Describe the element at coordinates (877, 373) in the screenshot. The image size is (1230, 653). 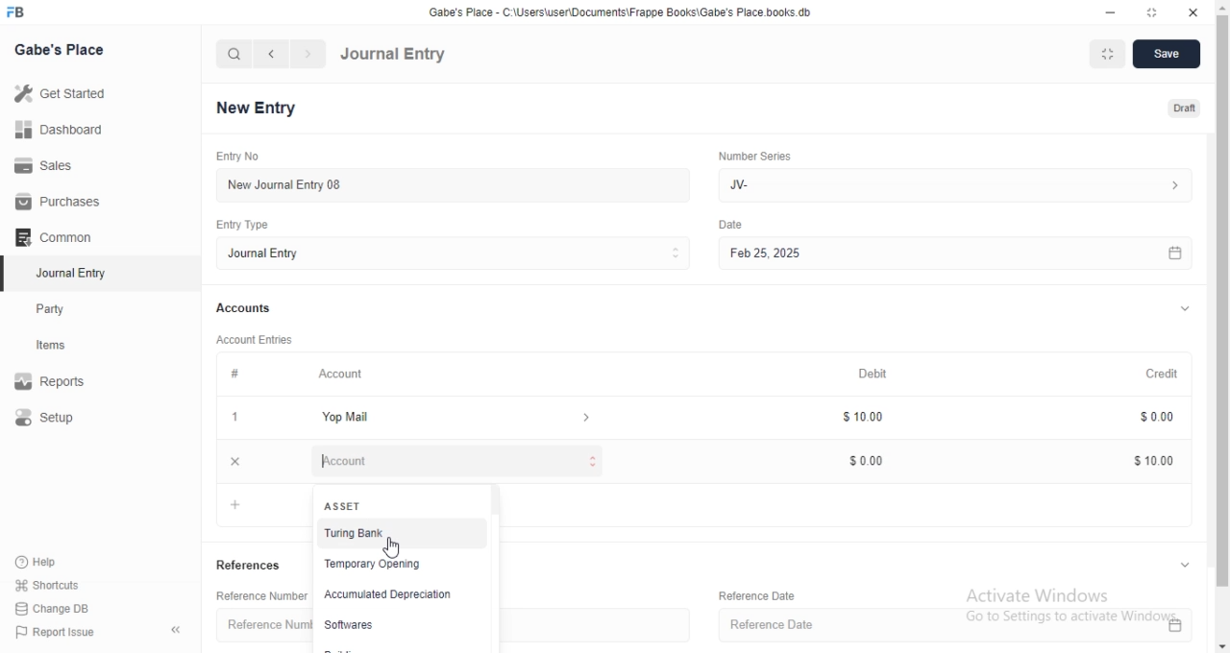
I see `Debit` at that location.